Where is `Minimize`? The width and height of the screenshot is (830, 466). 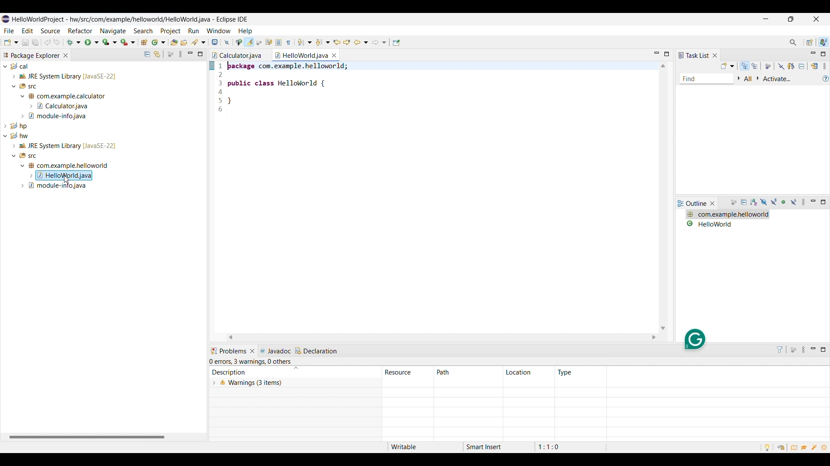 Minimize is located at coordinates (813, 202).